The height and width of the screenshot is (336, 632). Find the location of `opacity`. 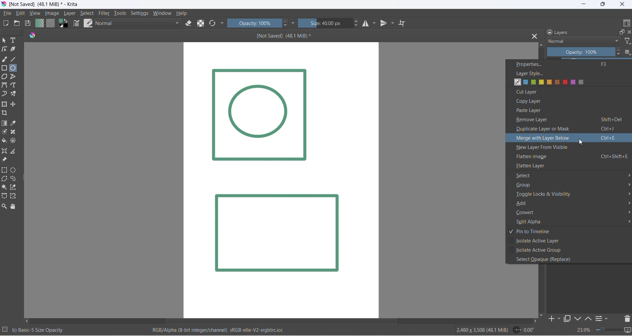

opacity is located at coordinates (585, 52).